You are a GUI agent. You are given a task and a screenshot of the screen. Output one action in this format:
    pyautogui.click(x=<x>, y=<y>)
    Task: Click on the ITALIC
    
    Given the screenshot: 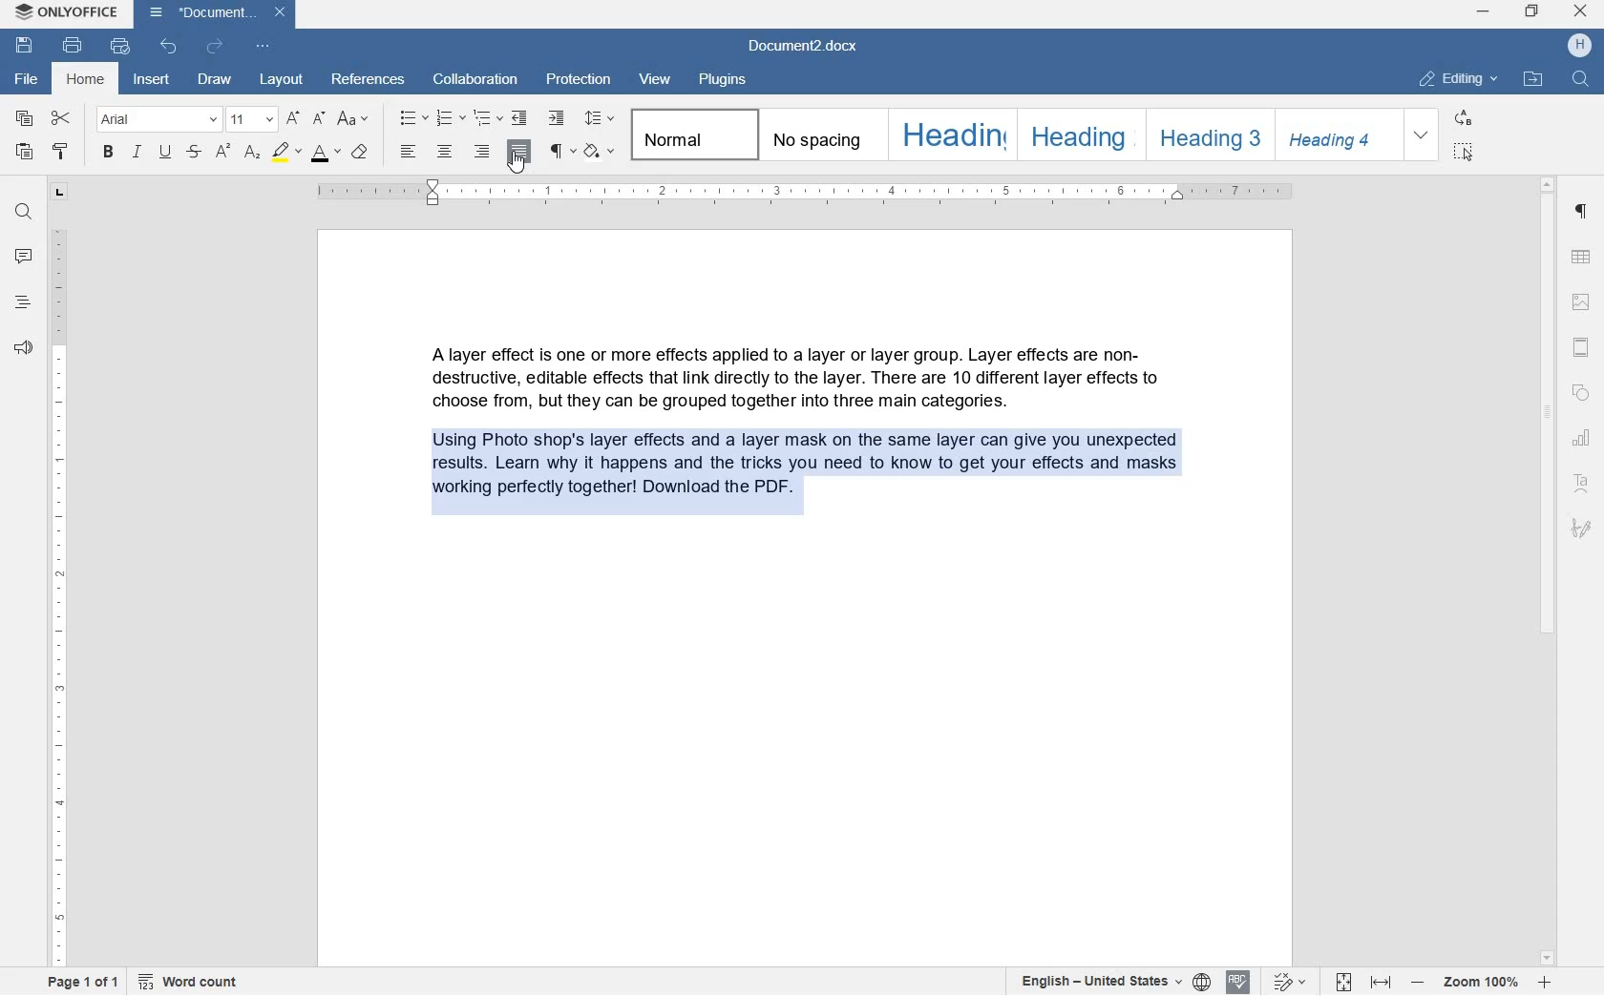 What is the action you would take?
    pyautogui.click(x=136, y=154)
    